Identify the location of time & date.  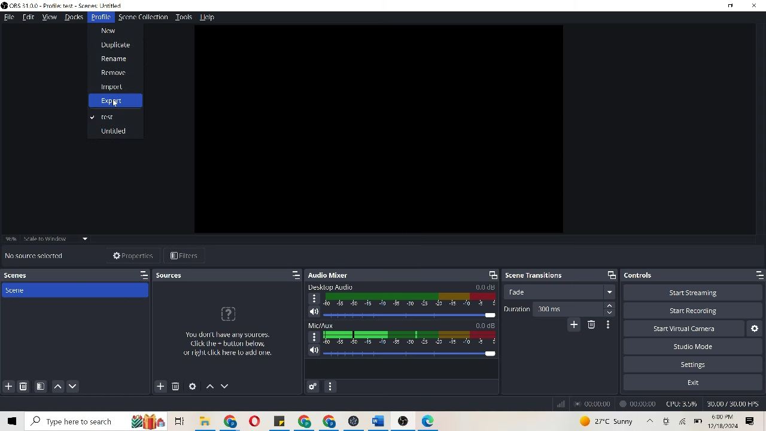
(725, 421).